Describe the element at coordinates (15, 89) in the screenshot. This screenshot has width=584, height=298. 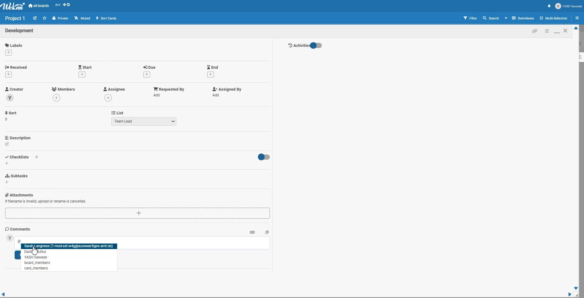
I see `Creator Profile` at that location.